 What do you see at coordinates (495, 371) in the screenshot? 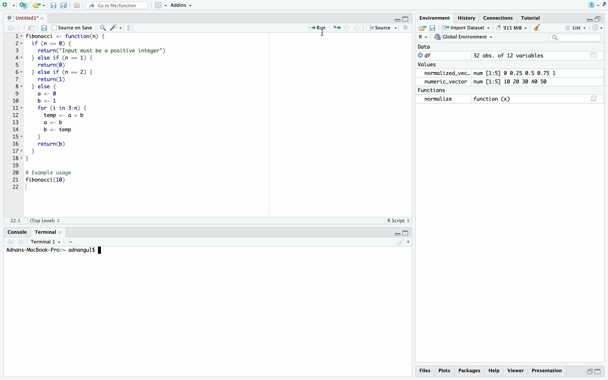
I see `help` at bounding box center [495, 371].